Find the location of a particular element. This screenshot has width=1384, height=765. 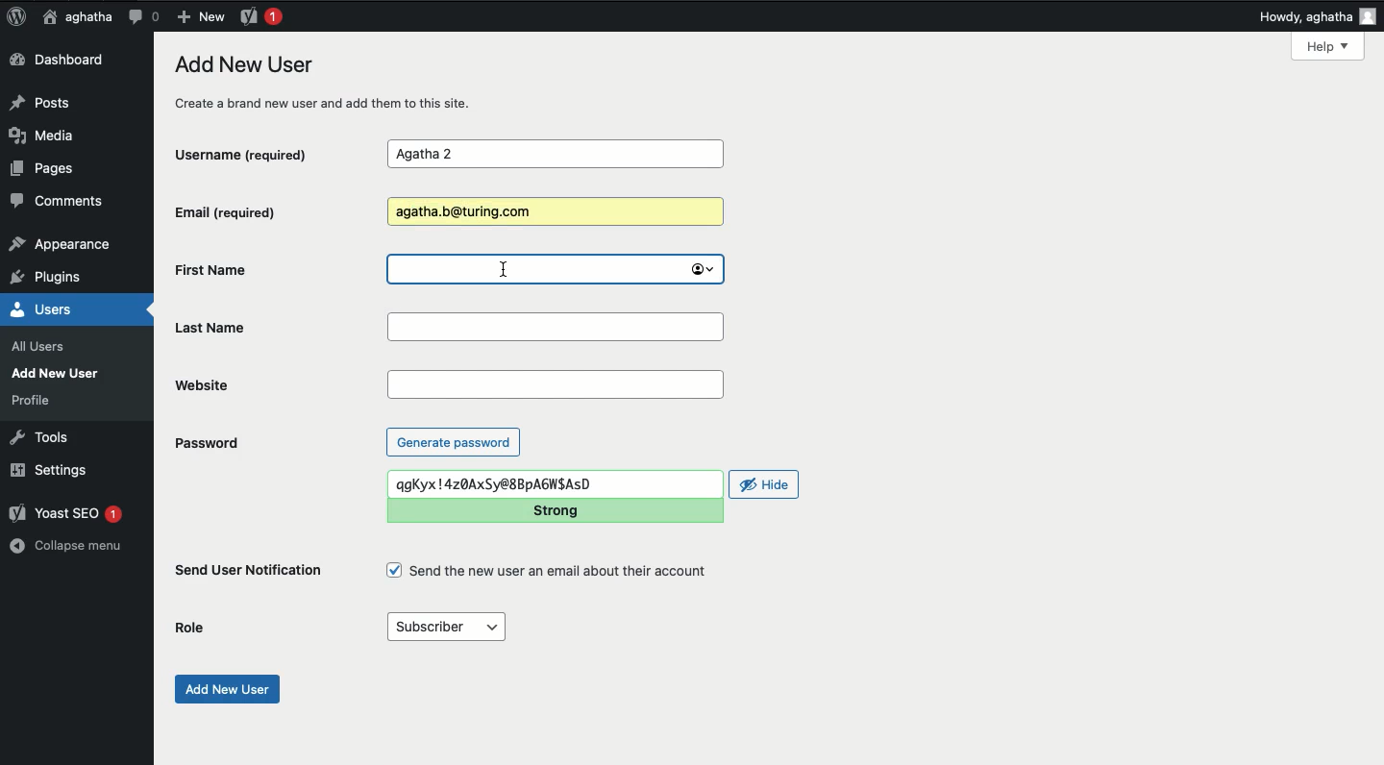

Add new user is located at coordinates (225, 689).